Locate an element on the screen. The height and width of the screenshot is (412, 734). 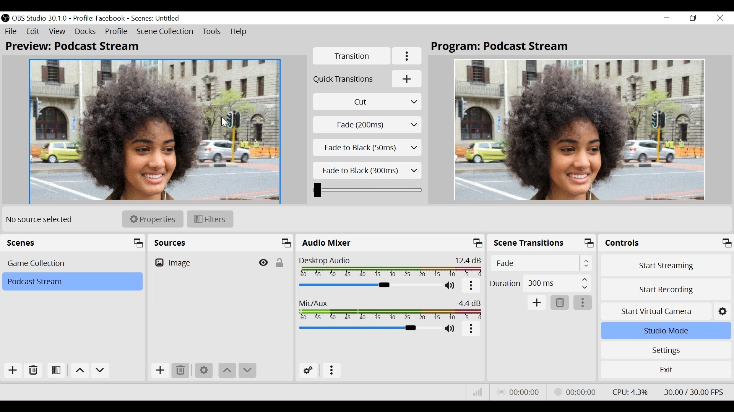
Studio Mode is located at coordinates (665, 331).